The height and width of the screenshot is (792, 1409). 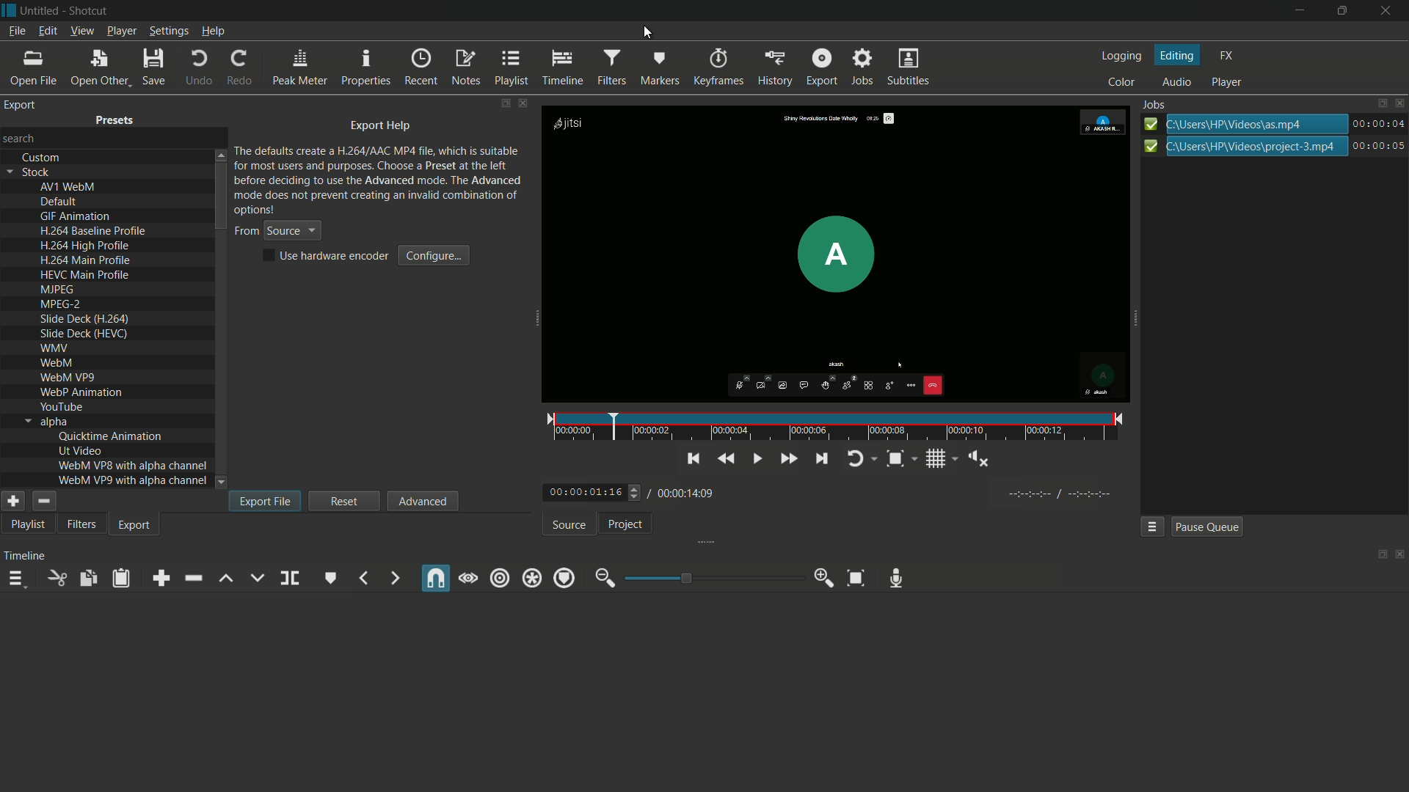 What do you see at coordinates (534, 579) in the screenshot?
I see `ripple all tracks` at bounding box center [534, 579].